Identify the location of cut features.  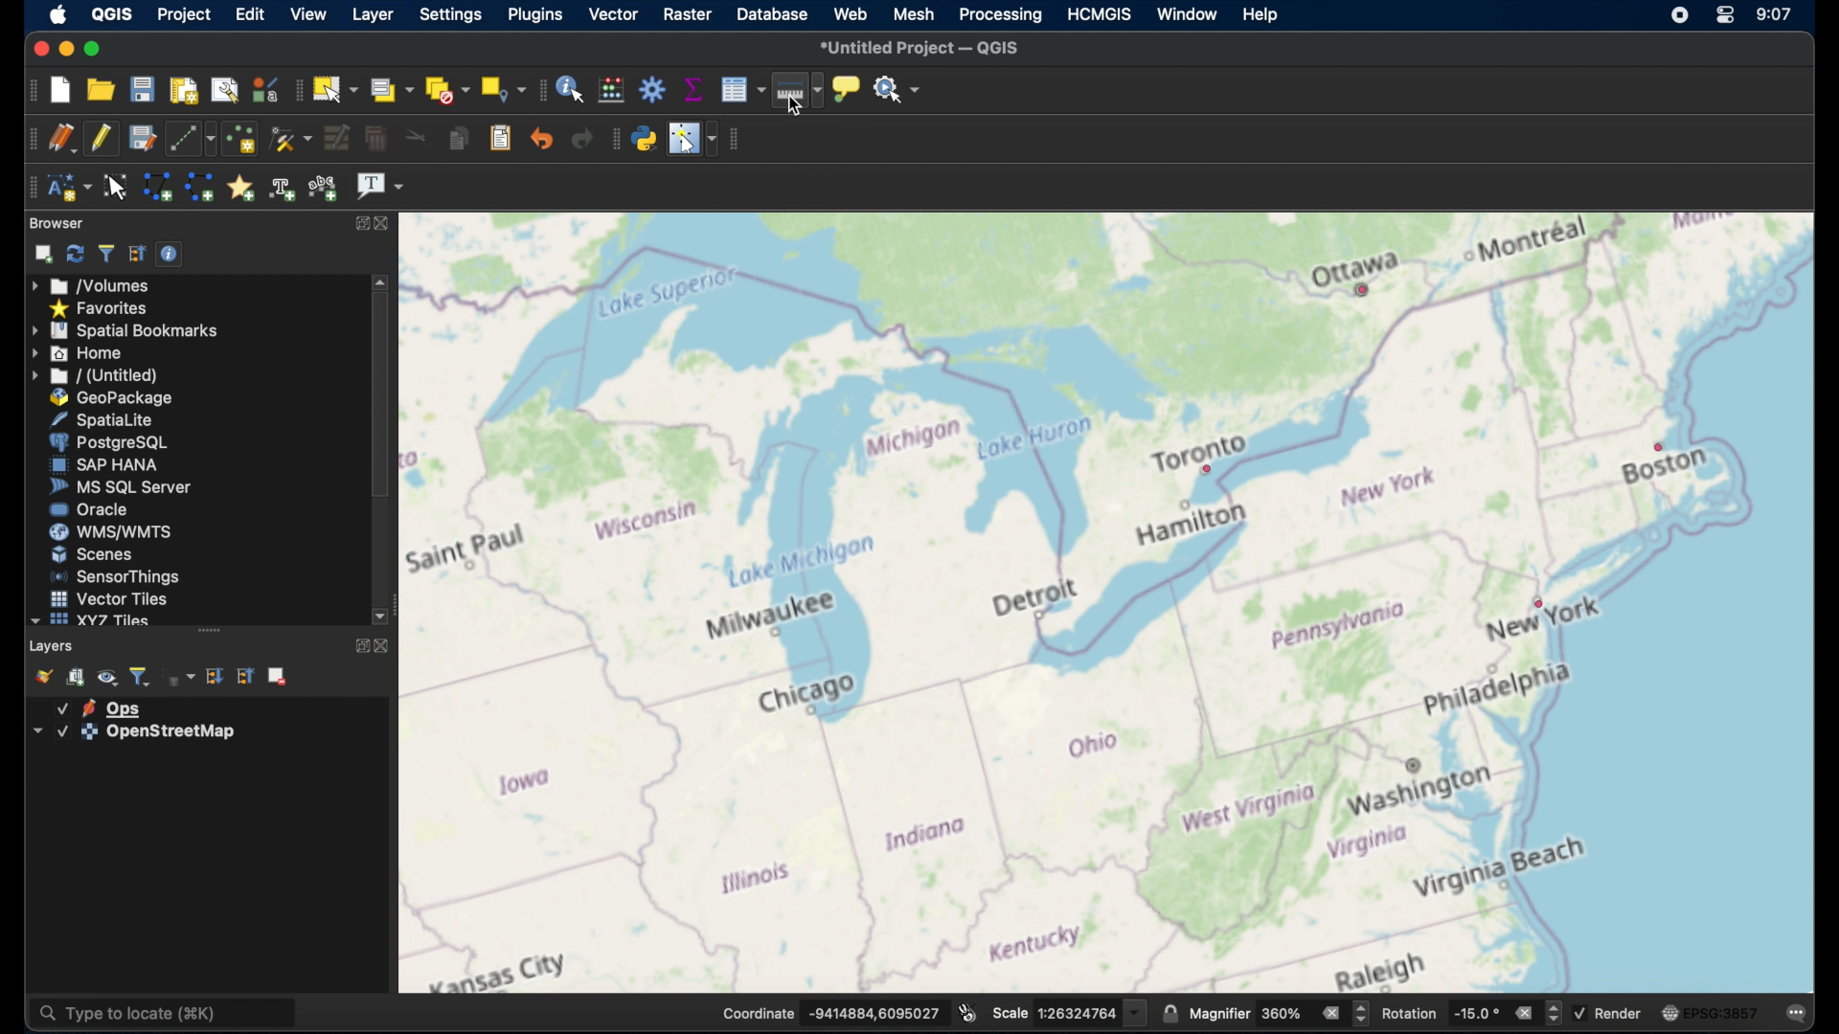
(412, 137).